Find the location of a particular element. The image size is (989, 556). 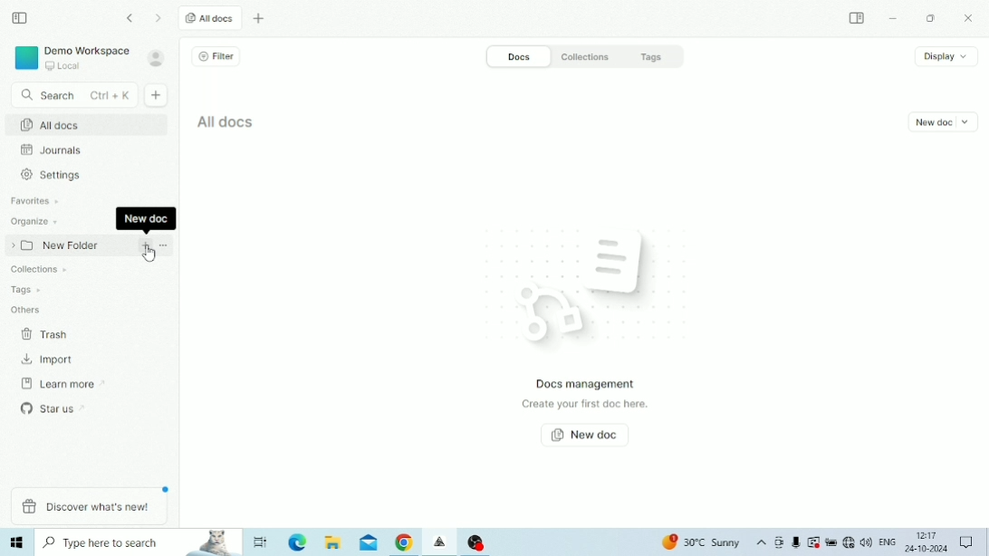

Demo Workspace is located at coordinates (72, 58).